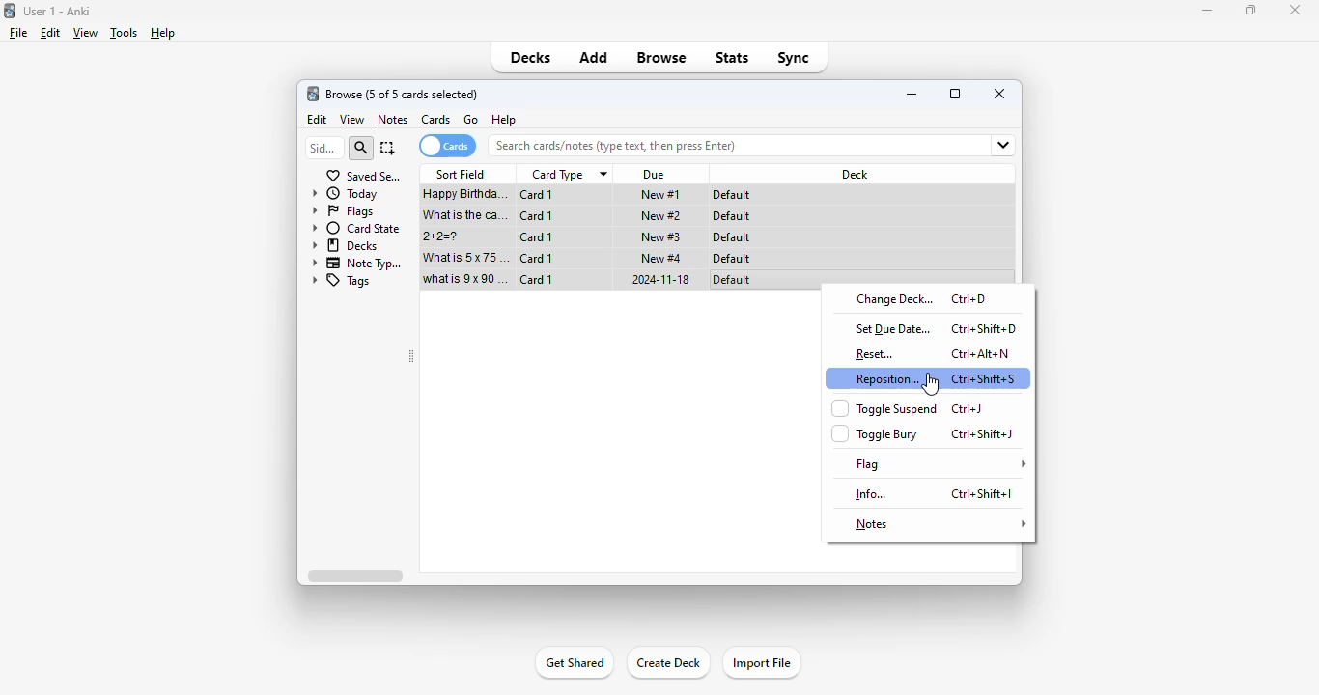  What do you see at coordinates (312, 94) in the screenshot?
I see `logo` at bounding box center [312, 94].